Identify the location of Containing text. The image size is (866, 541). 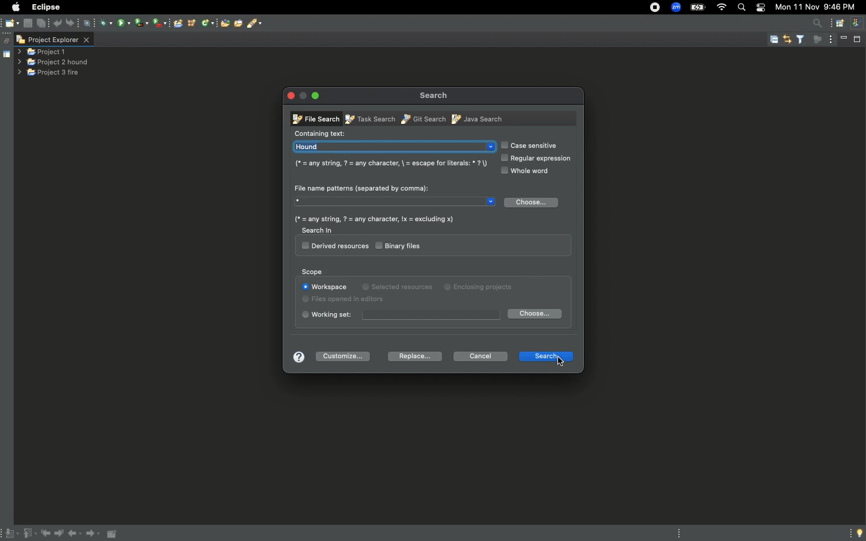
(322, 132).